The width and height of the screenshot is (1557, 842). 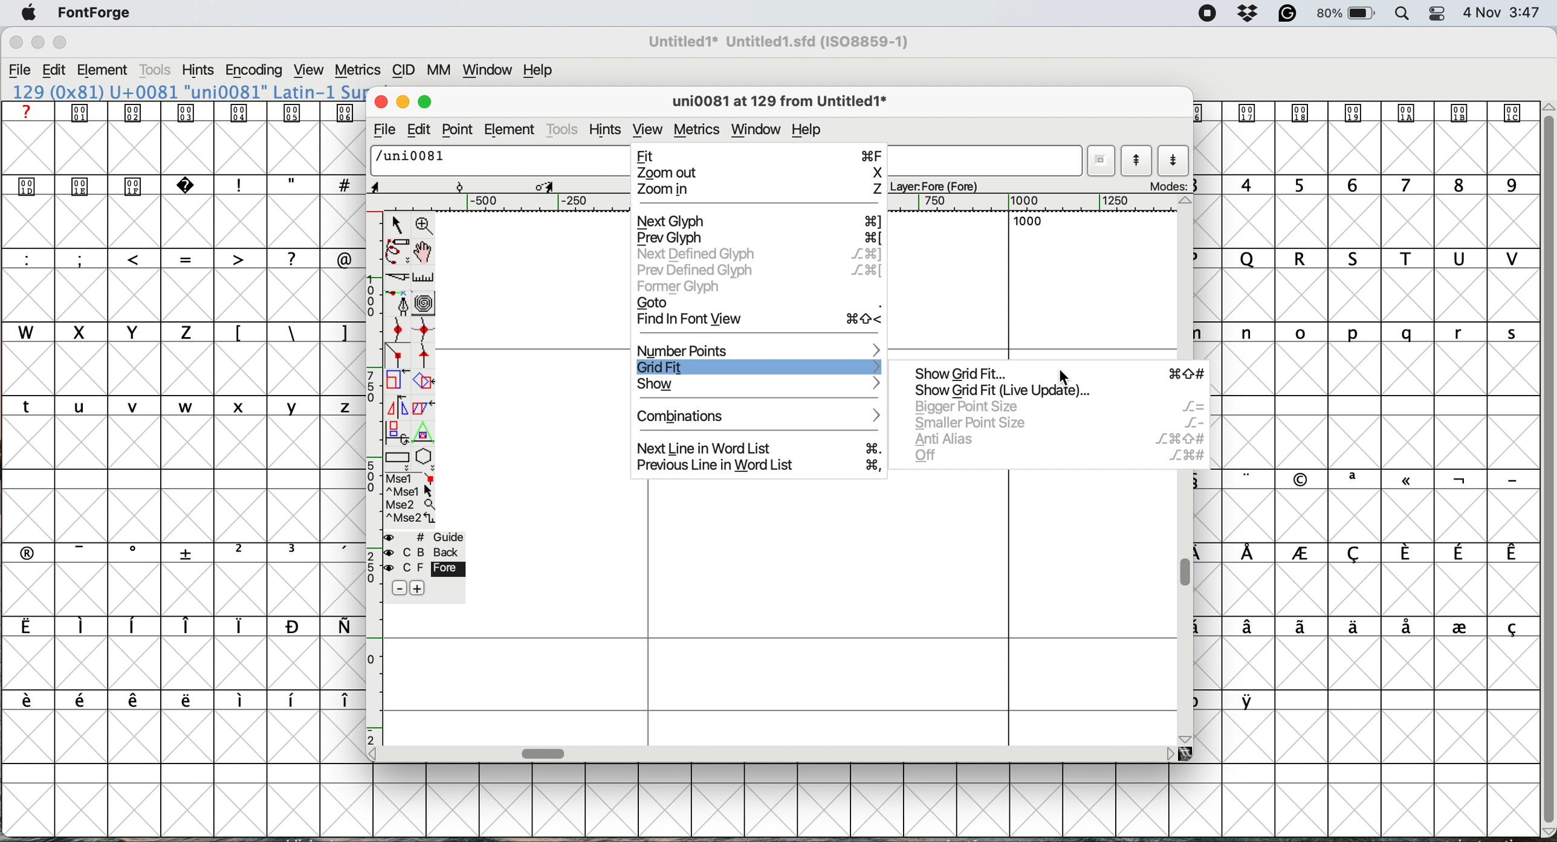 I want to click on previous glyph, so click(x=758, y=239).